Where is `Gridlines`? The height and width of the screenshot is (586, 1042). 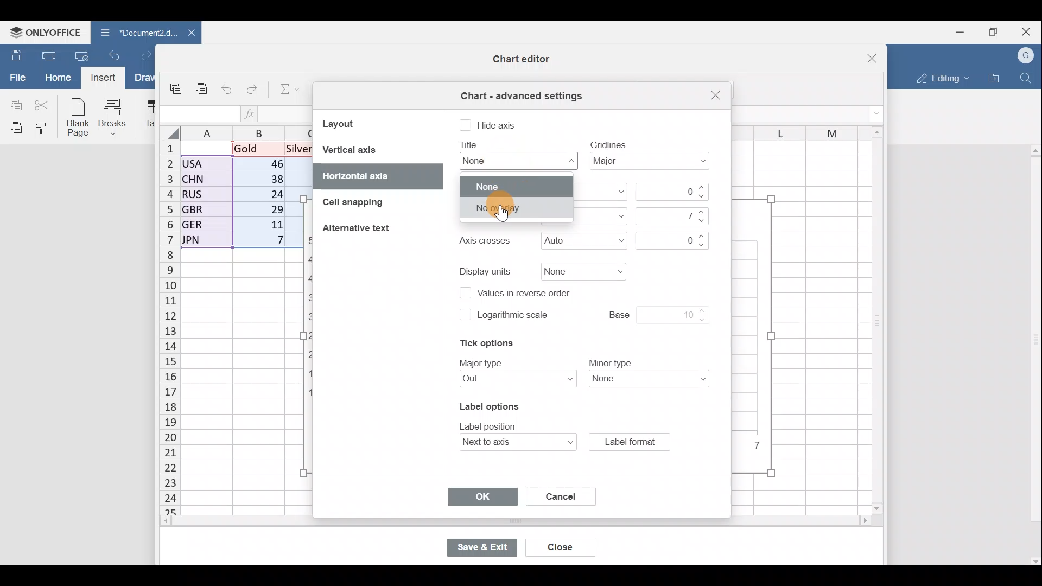
Gridlines is located at coordinates (653, 163).